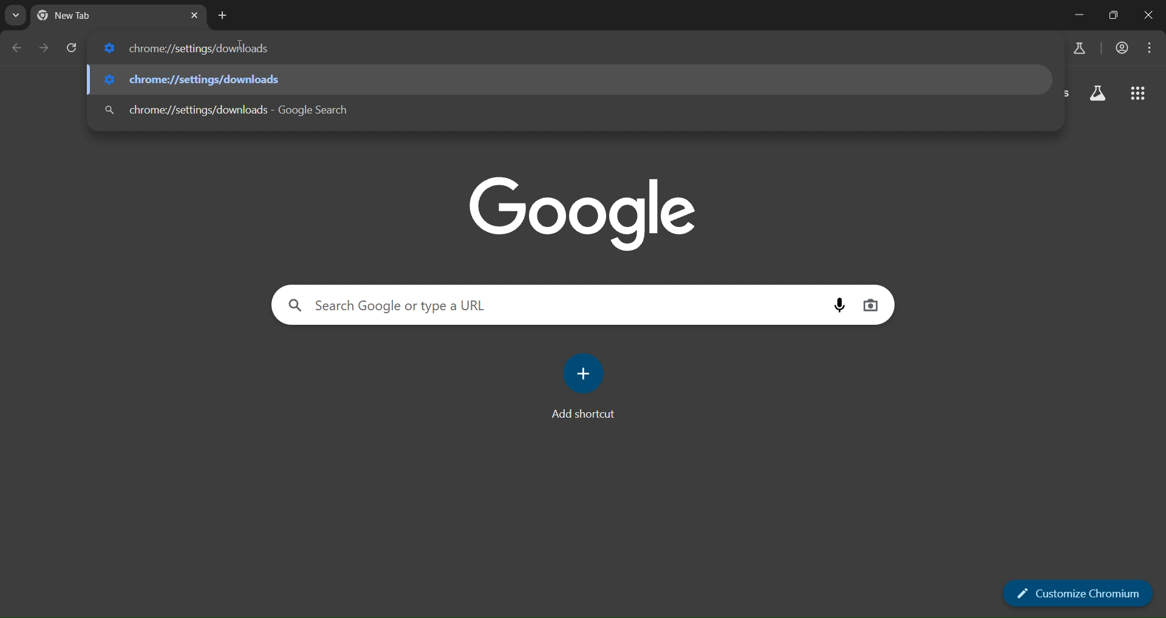 This screenshot has width=1166, height=618. What do you see at coordinates (189, 81) in the screenshot?
I see `chrome://settings/downloads` at bounding box center [189, 81].